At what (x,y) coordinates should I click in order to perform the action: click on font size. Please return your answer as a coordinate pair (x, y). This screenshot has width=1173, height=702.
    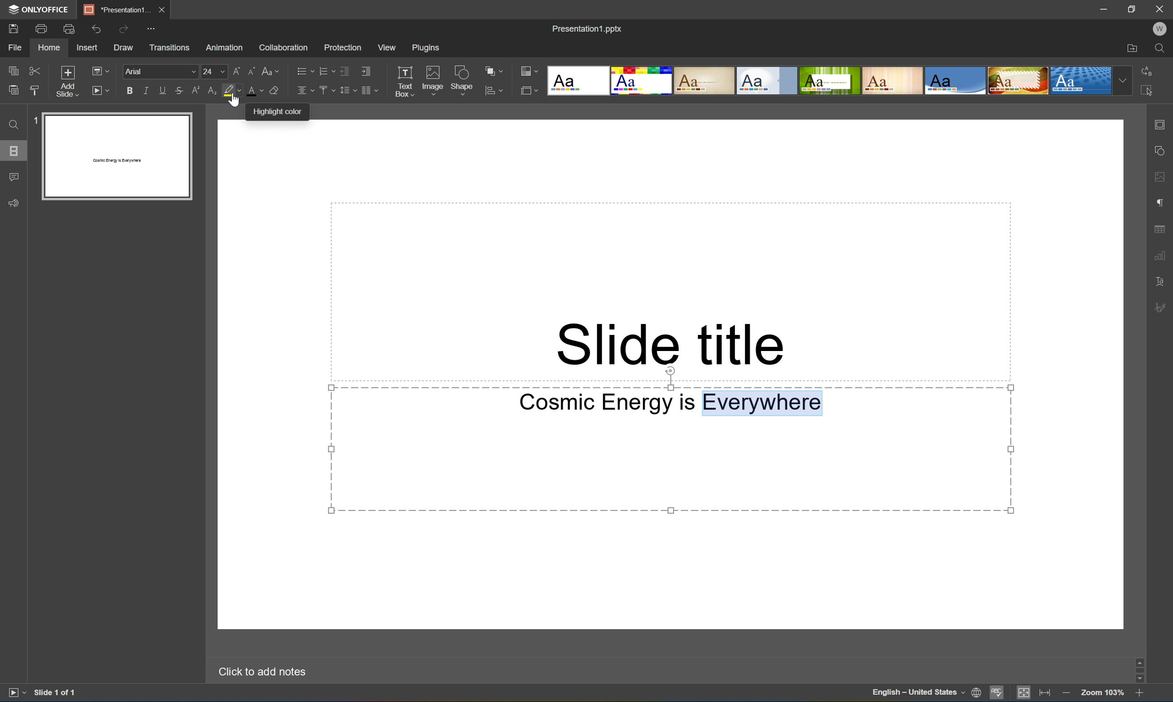
    Looking at the image, I should click on (212, 70).